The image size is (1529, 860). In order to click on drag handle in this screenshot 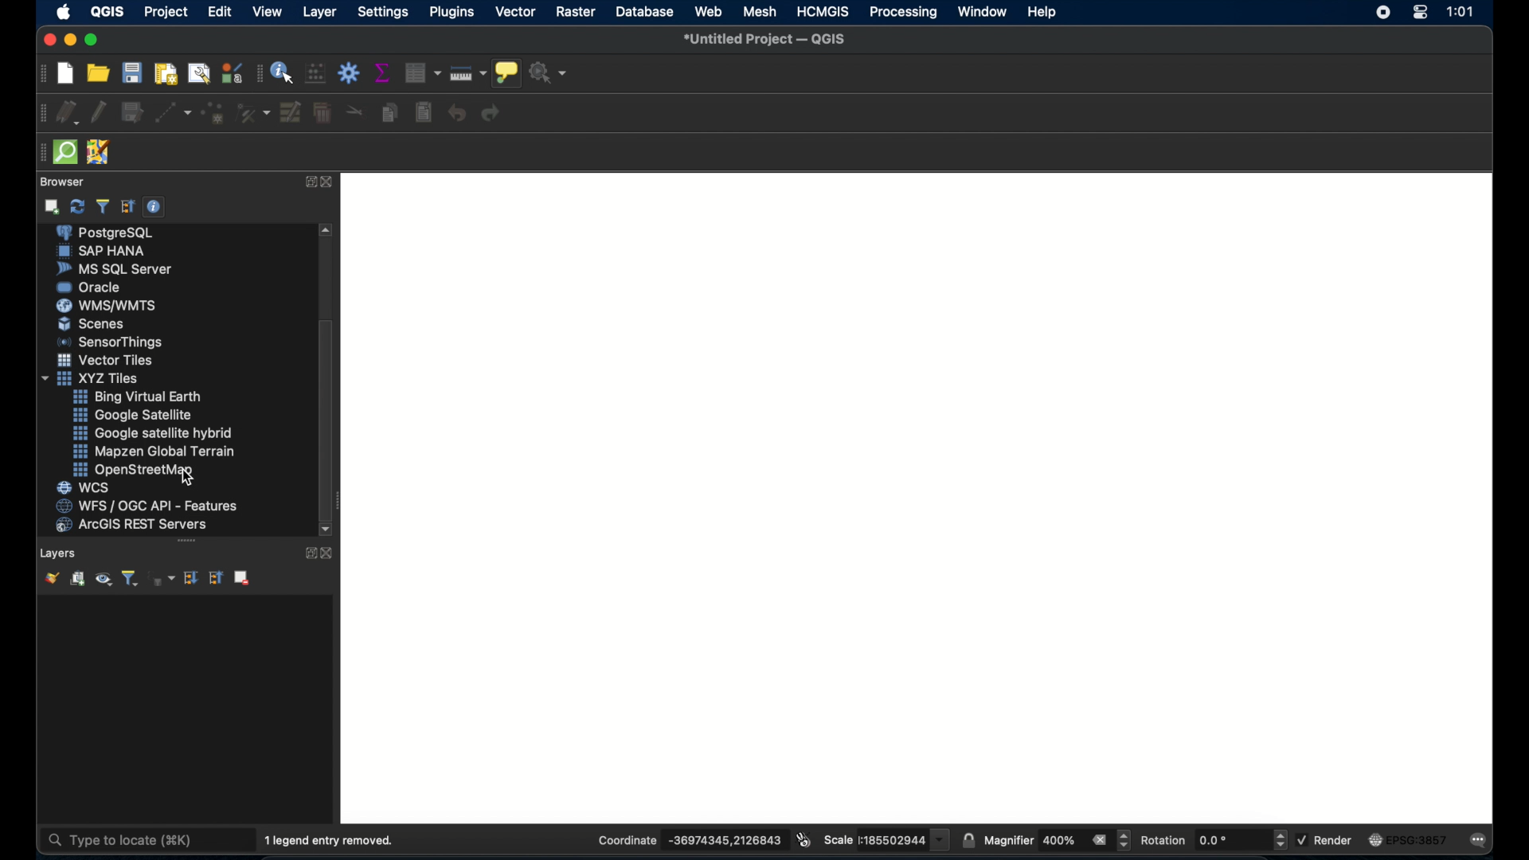, I will do `click(36, 150)`.